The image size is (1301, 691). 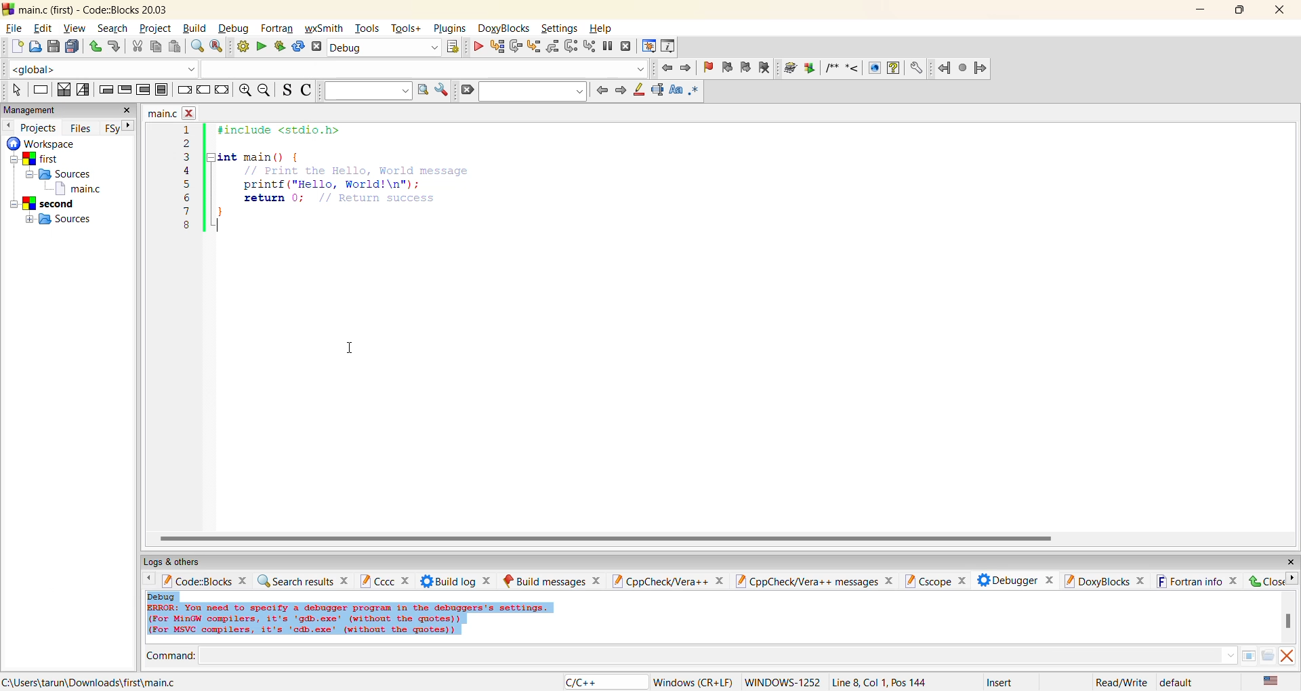 I want to click on build and run, so click(x=278, y=47).